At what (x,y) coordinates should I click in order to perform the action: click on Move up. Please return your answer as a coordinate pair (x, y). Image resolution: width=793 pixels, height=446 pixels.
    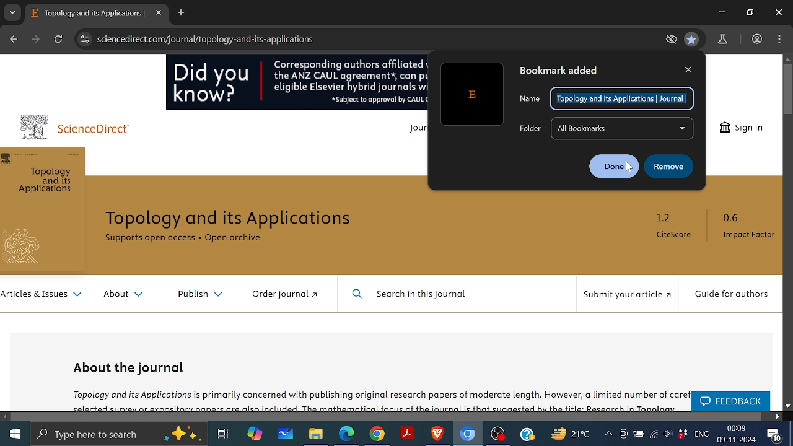
    Looking at the image, I should click on (788, 59).